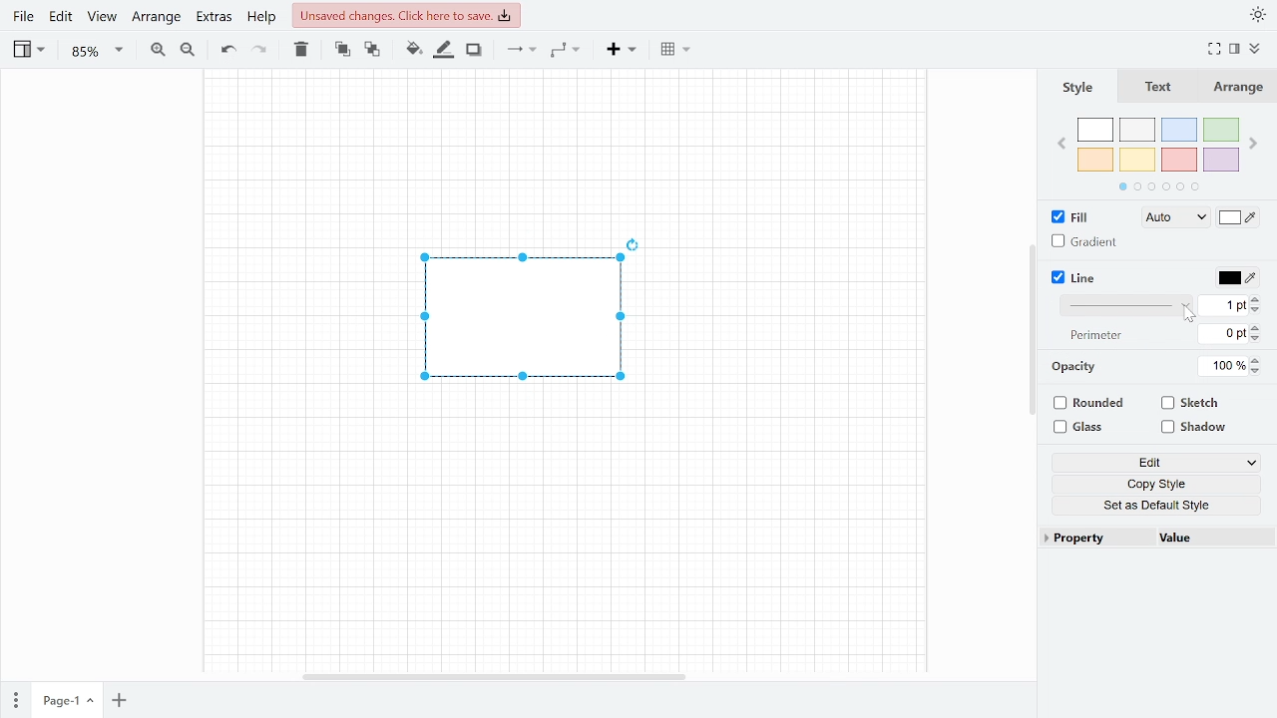  I want to click on Increase perimeter, so click(1258, 326).